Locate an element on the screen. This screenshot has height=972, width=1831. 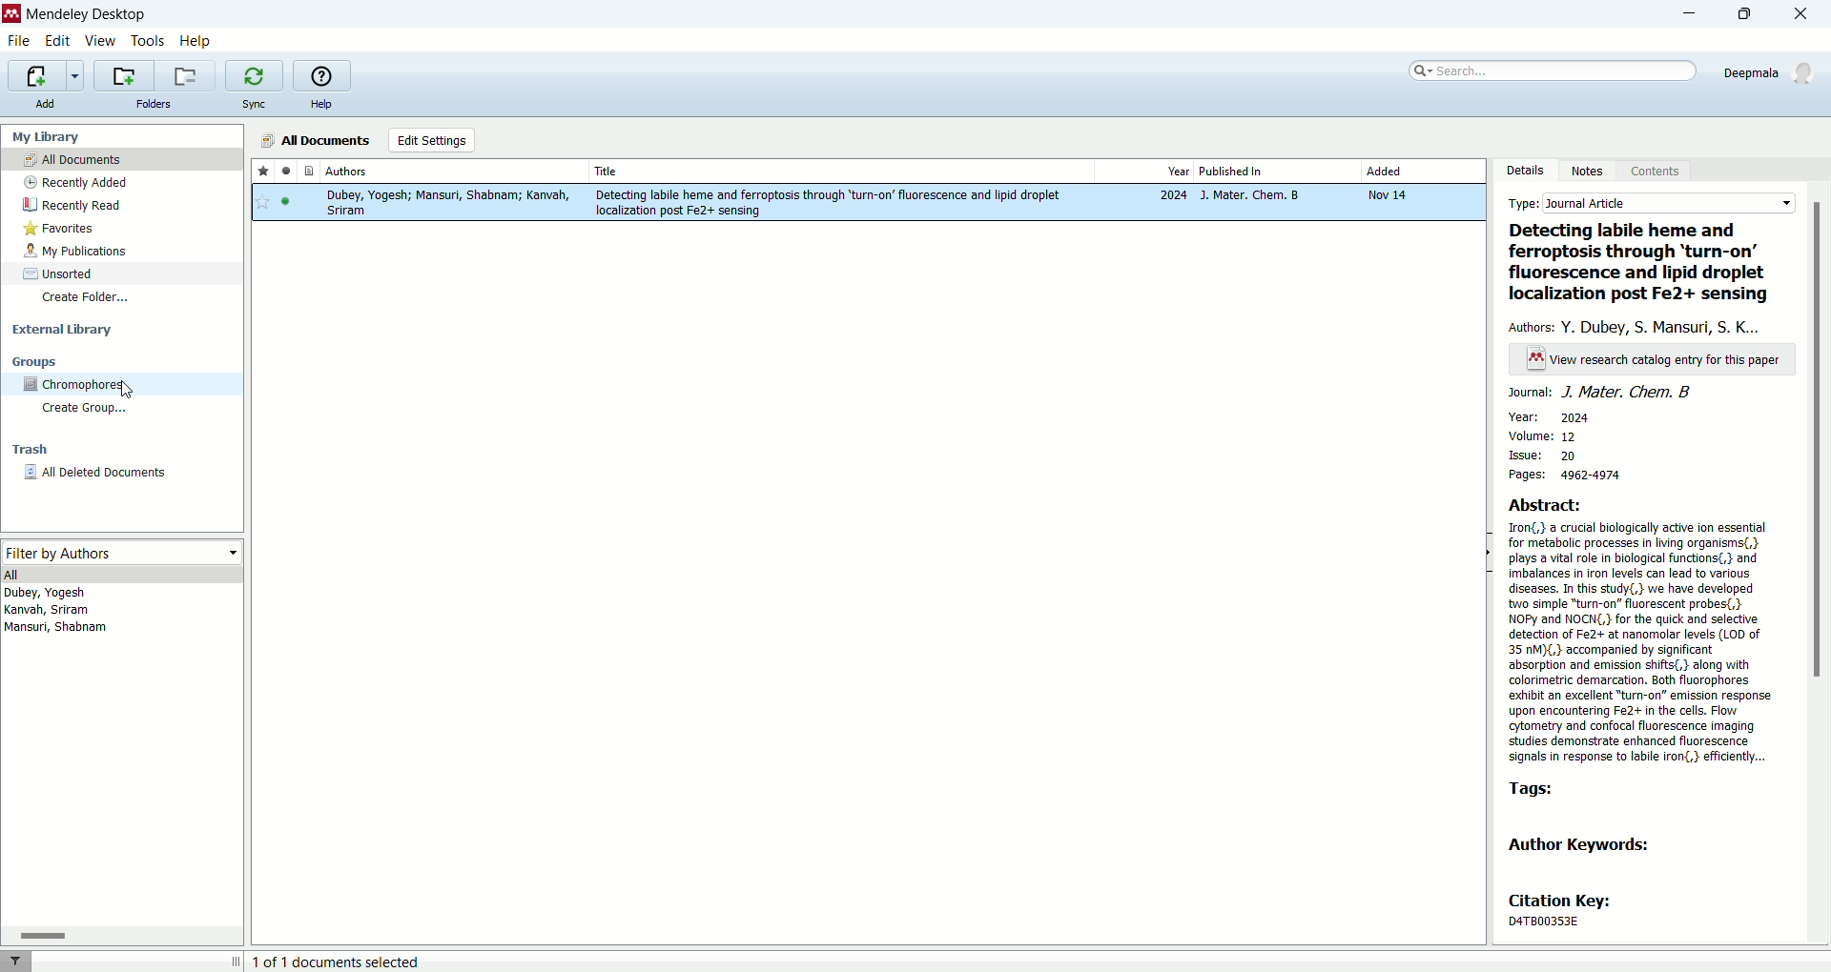
horizontal scroll bar is located at coordinates (121, 936).